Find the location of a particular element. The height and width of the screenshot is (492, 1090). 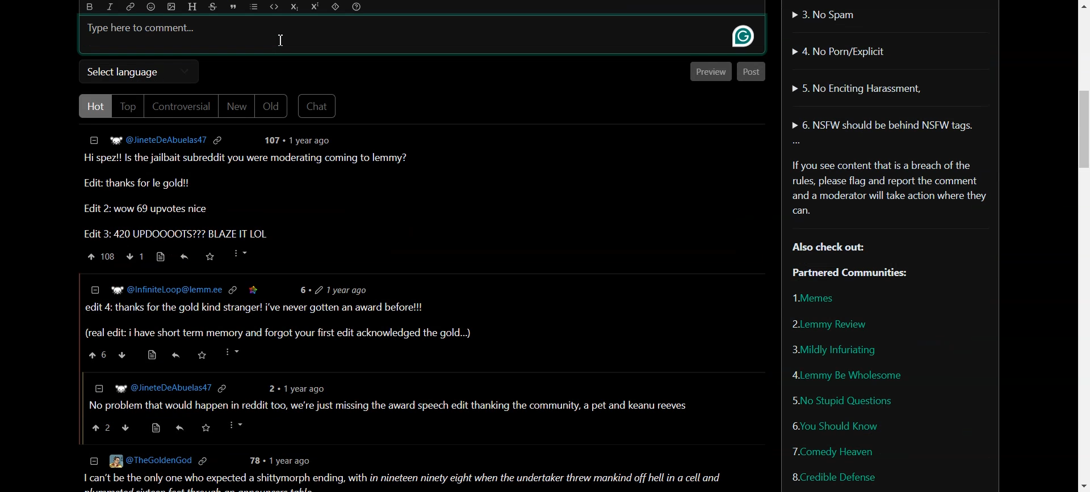

No Enciting Harassment is located at coordinates (857, 87).